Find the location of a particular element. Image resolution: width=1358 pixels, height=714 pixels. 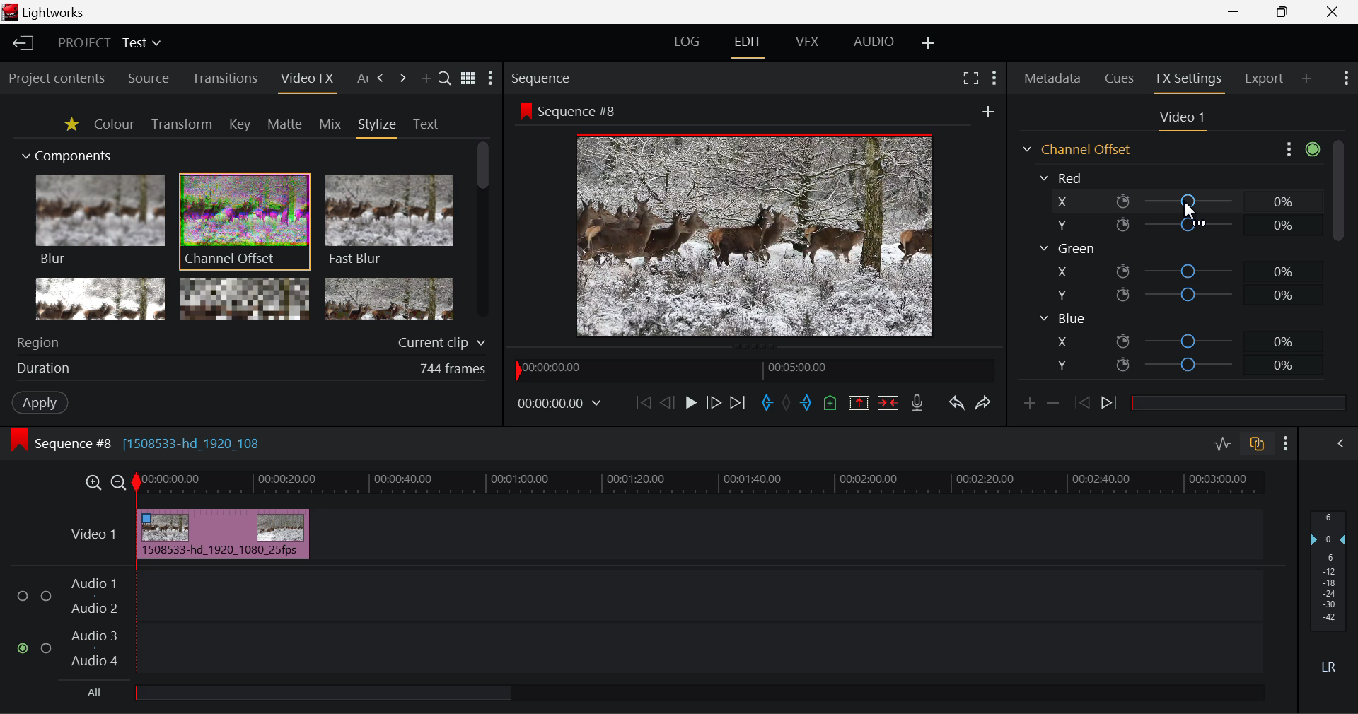

Posterize is located at coordinates (389, 297).